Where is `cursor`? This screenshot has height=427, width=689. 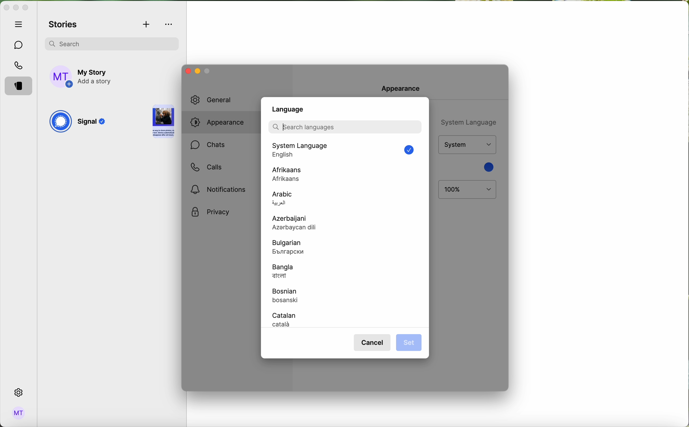 cursor is located at coordinates (284, 127).